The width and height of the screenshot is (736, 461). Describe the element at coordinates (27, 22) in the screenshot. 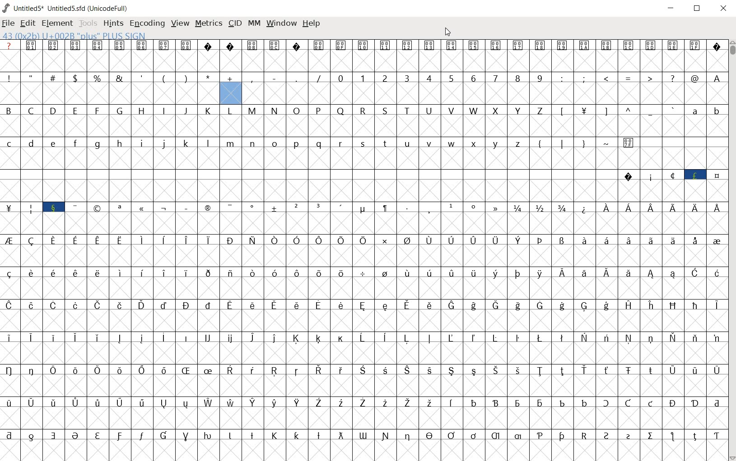

I see `edit` at that location.